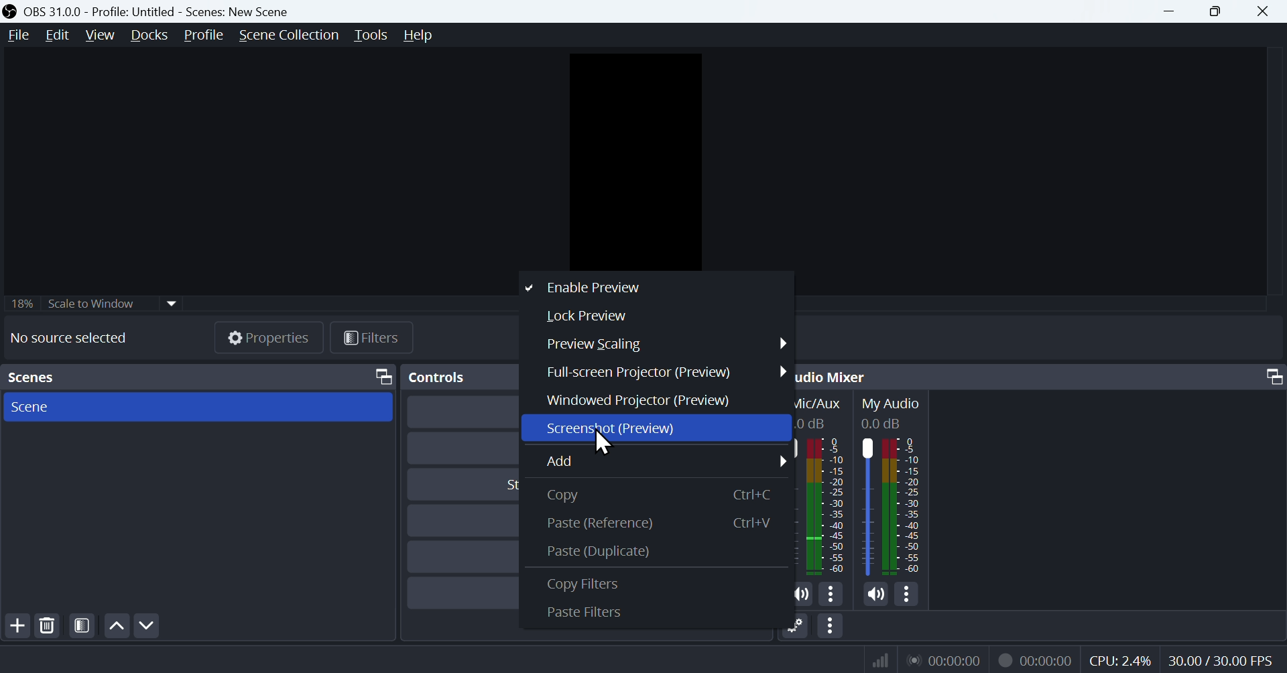 This screenshot has width=1287, height=673. I want to click on Scene, so click(196, 406).